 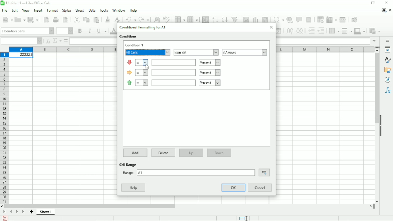 What do you see at coordinates (388, 70) in the screenshot?
I see `Gallery` at bounding box center [388, 70].